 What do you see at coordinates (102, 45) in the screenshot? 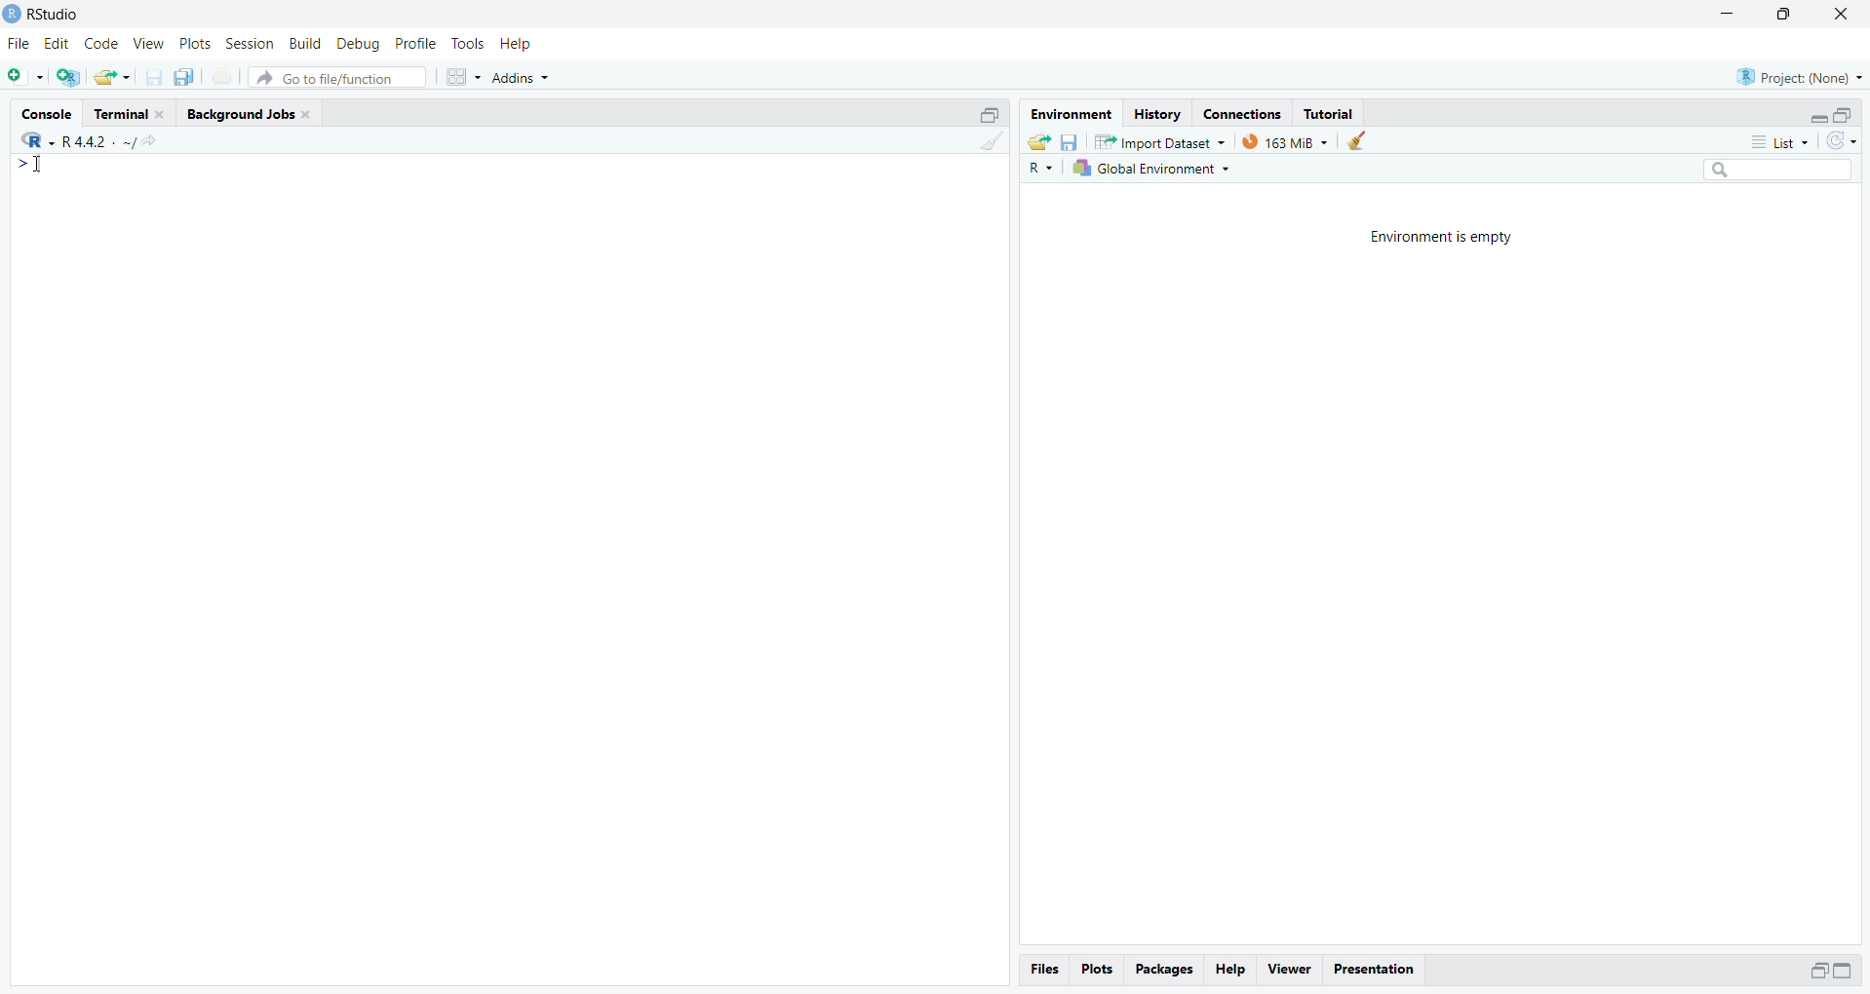
I see `code` at bounding box center [102, 45].